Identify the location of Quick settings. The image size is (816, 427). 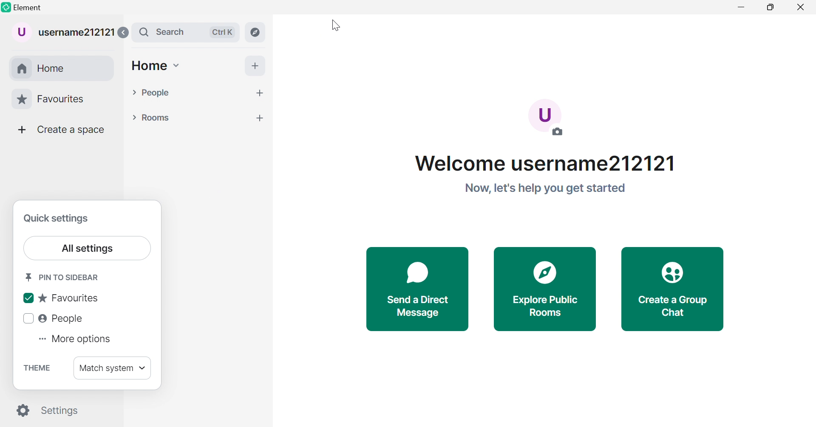
(57, 219).